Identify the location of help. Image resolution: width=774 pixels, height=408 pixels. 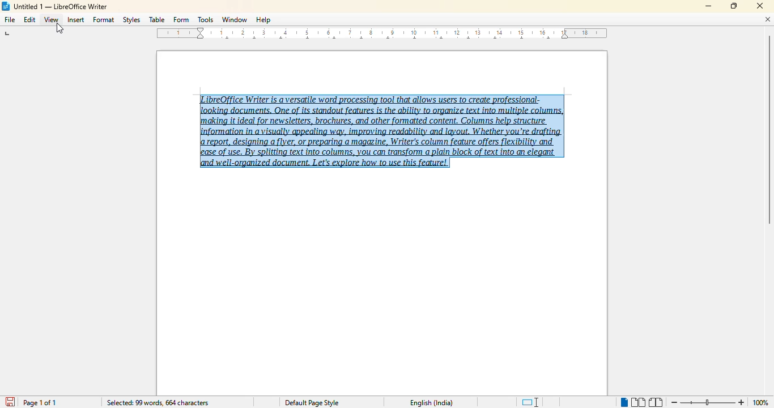
(263, 20).